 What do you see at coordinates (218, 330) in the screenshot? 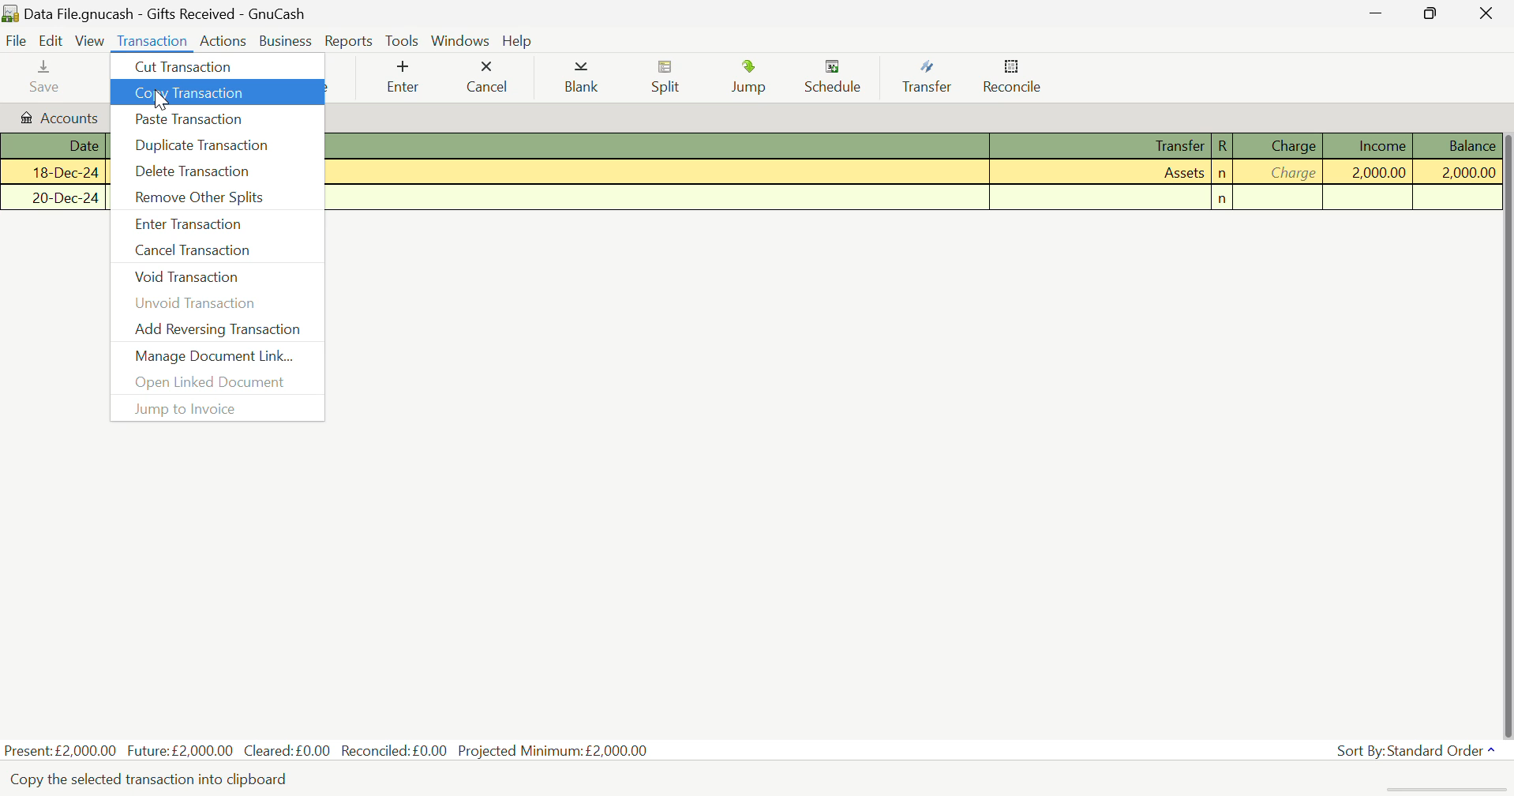
I see `Add Reversing Transaction` at bounding box center [218, 330].